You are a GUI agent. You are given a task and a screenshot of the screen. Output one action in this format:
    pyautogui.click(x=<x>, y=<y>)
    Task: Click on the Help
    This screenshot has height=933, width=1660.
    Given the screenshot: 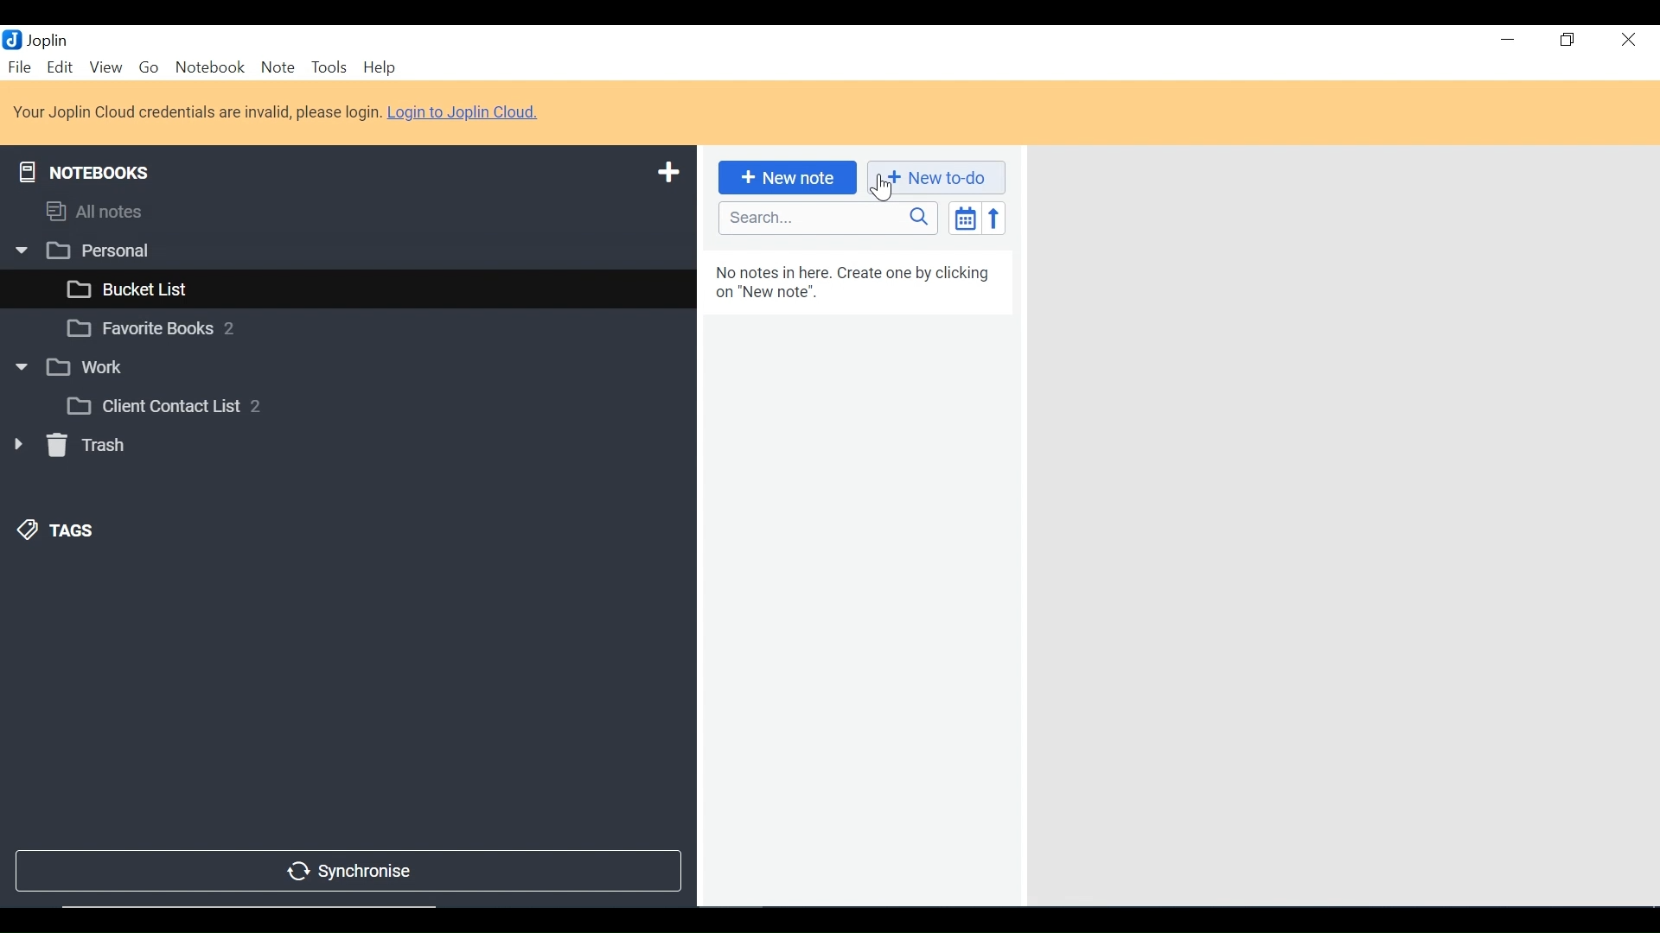 What is the action you would take?
    pyautogui.click(x=380, y=68)
    